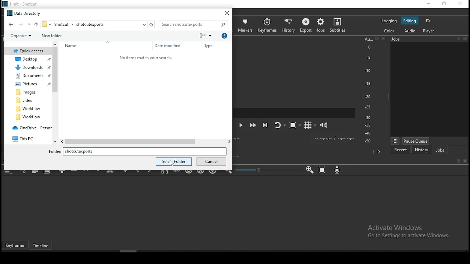  Describe the element at coordinates (440, 150) in the screenshot. I see `jobs` at that location.